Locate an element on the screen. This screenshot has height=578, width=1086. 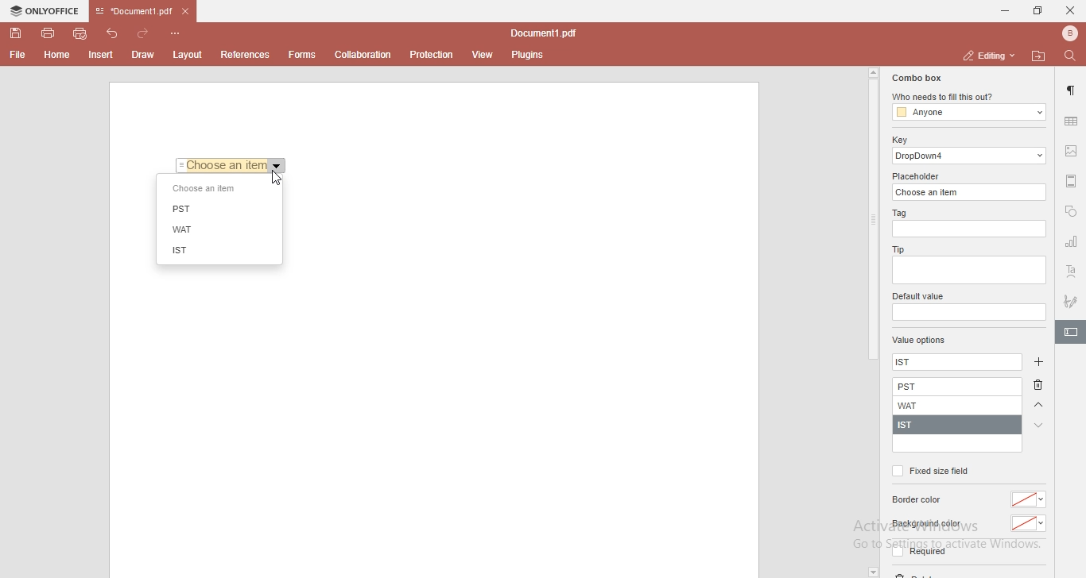
restore is located at coordinates (1037, 11).